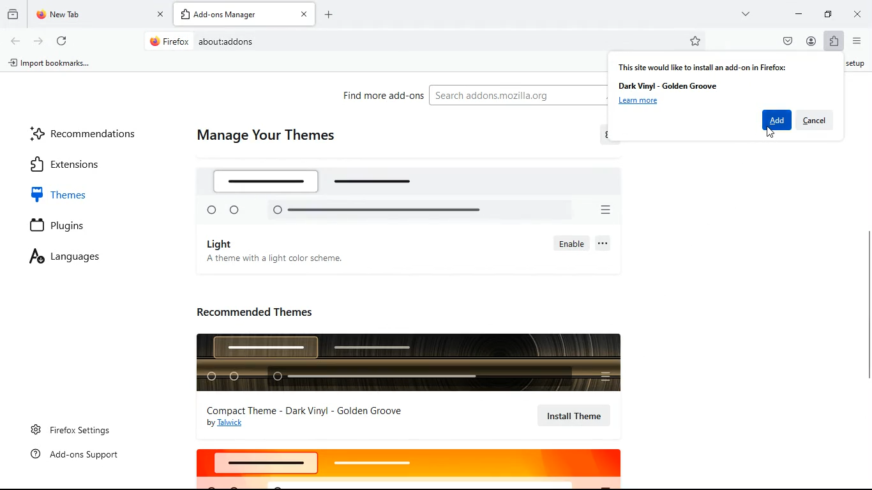  Describe the element at coordinates (13, 14) in the screenshot. I see `history` at that location.